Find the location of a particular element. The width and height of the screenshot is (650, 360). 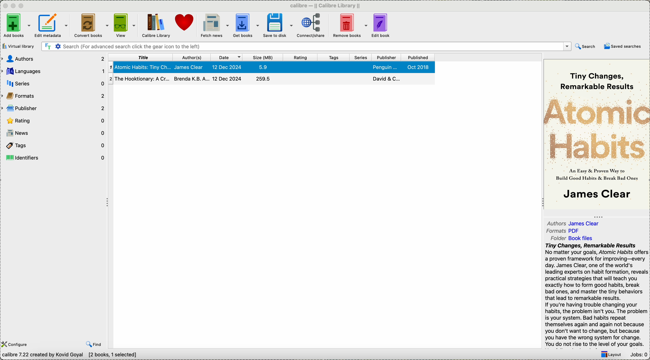

edit metadata is located at coordinates (52, 25).